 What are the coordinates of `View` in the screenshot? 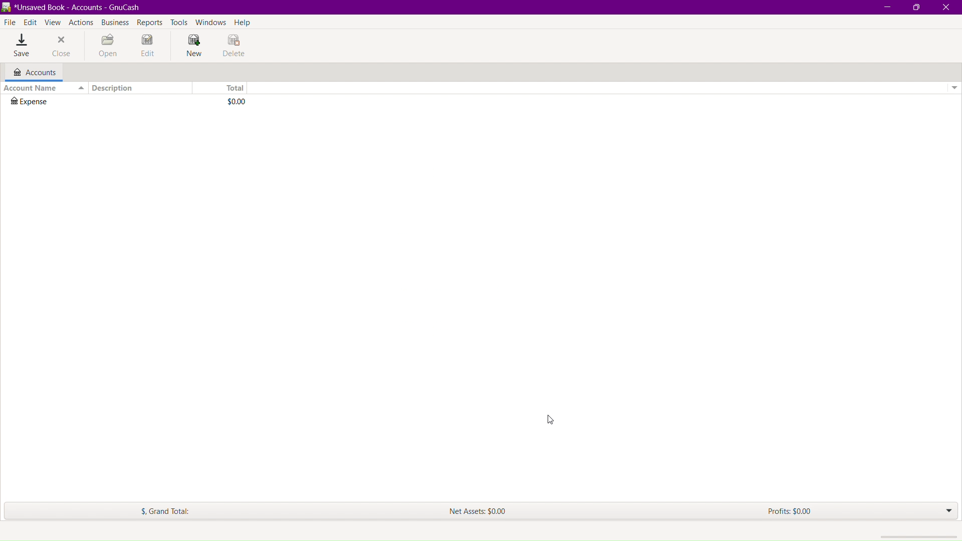 It's located at (55, 22).